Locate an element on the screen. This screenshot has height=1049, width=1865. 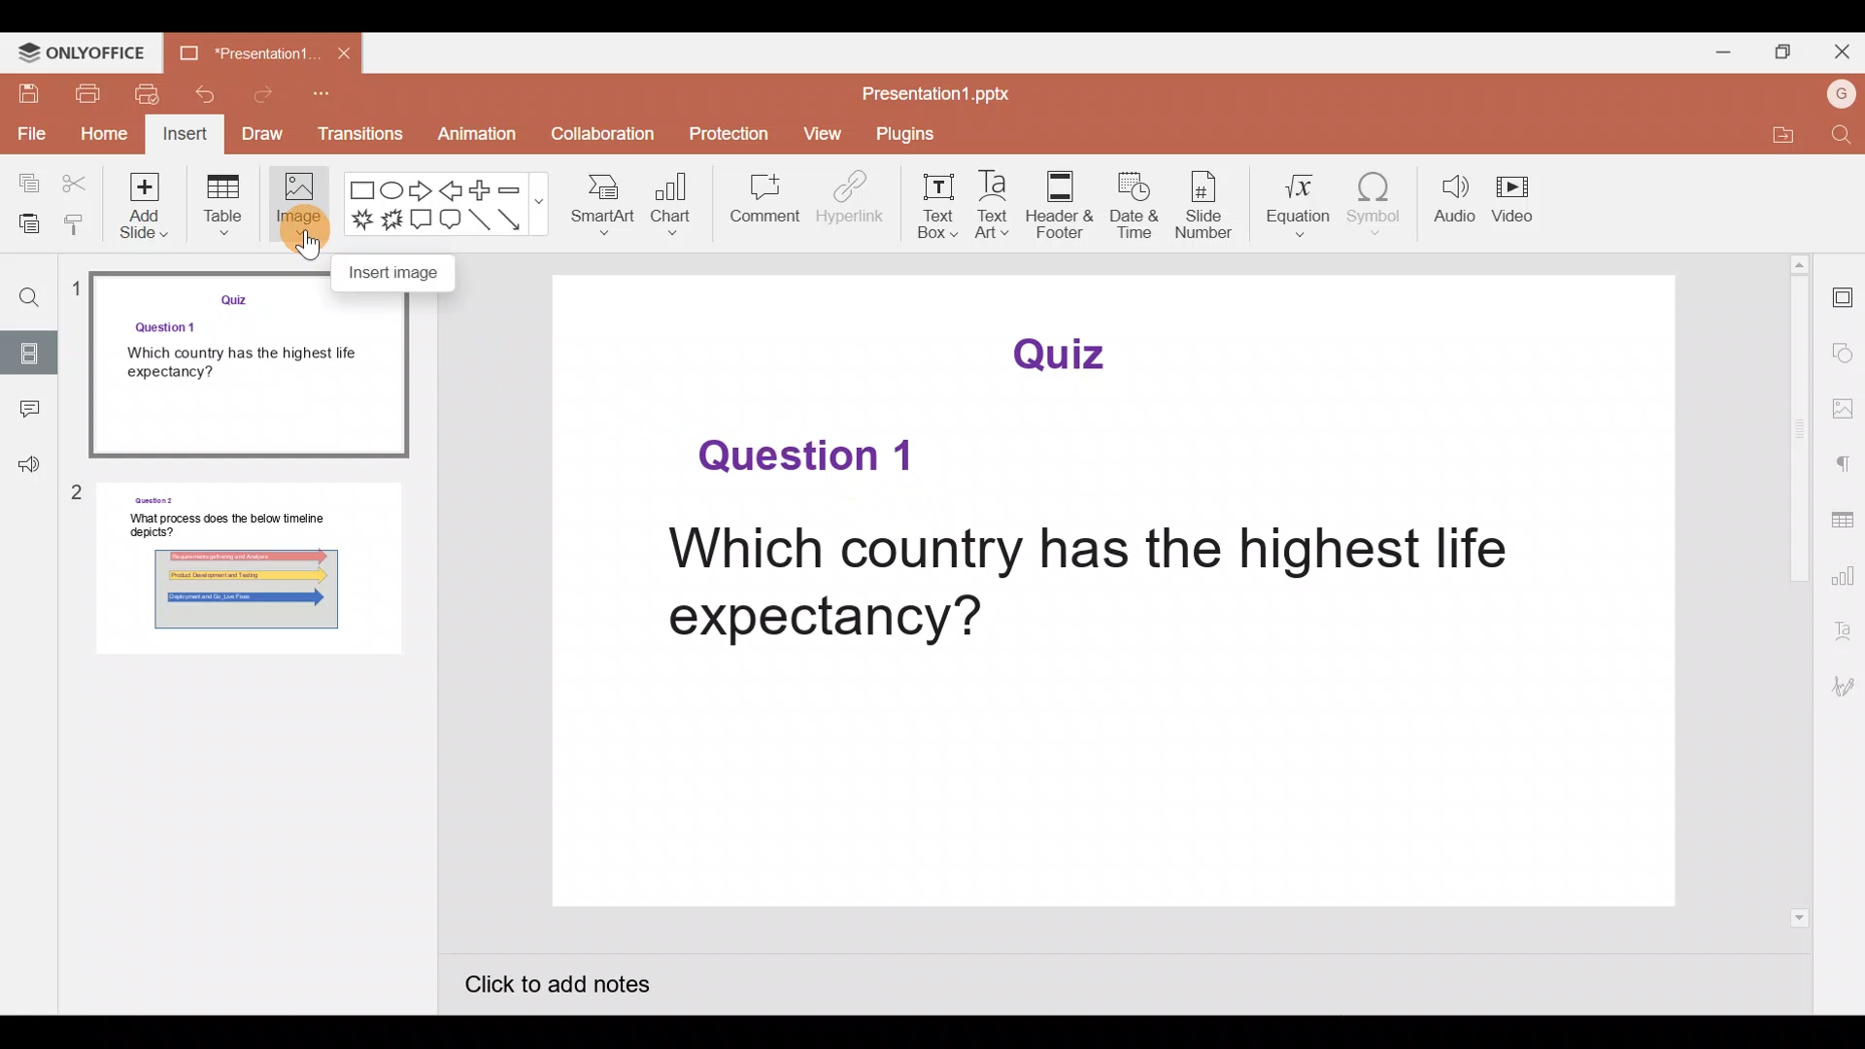
File is located at coordinates (27, 133).